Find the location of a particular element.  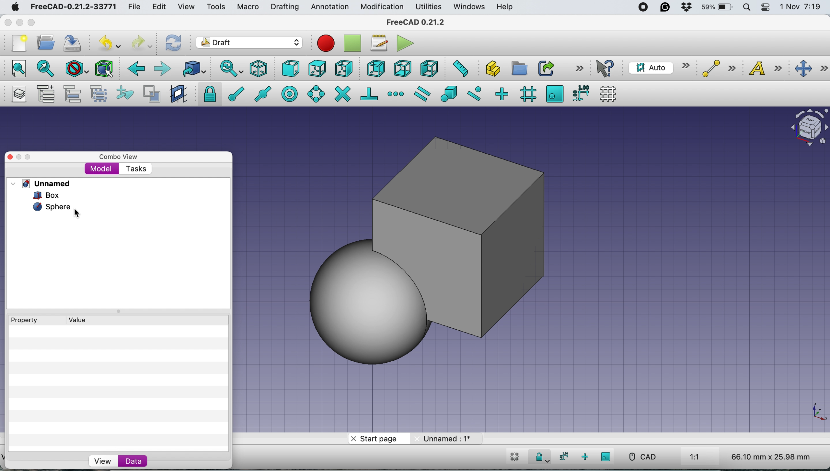

move group is located at coordinates (74, 94).